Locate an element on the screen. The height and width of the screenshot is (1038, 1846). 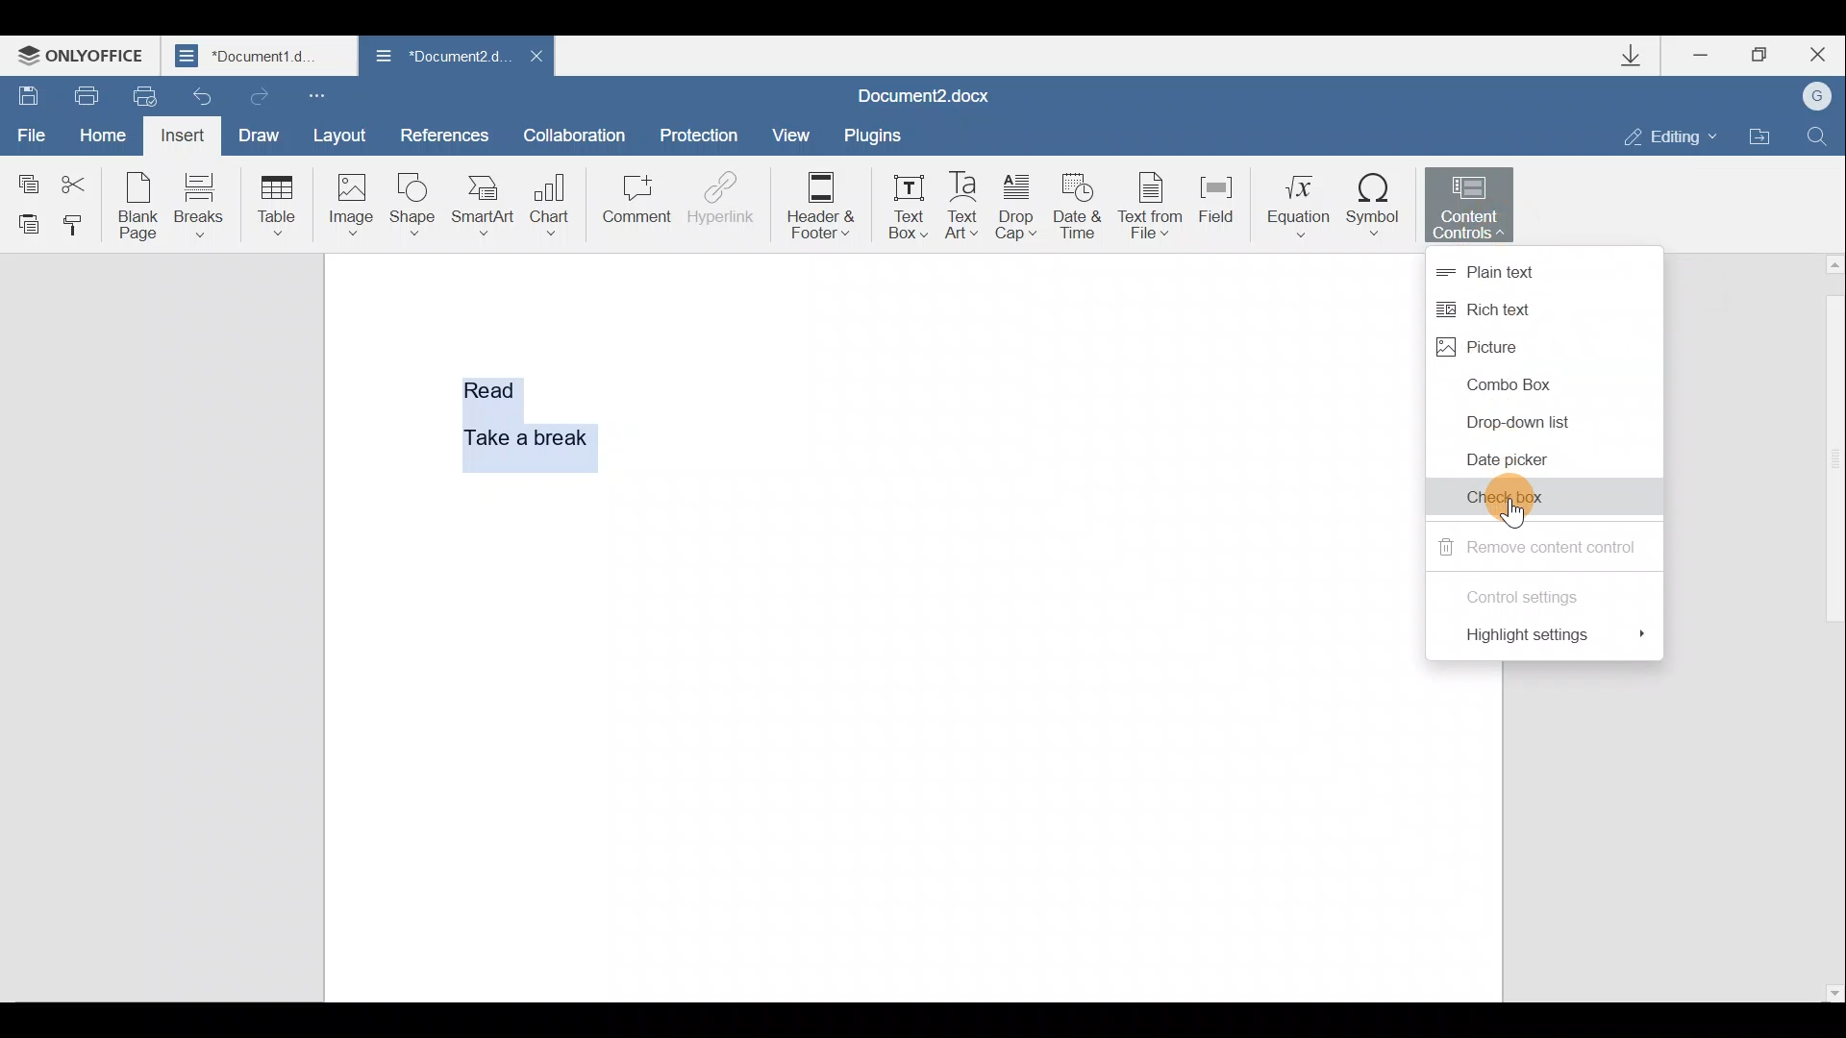
Take a break is located at coordinates (518, 434).